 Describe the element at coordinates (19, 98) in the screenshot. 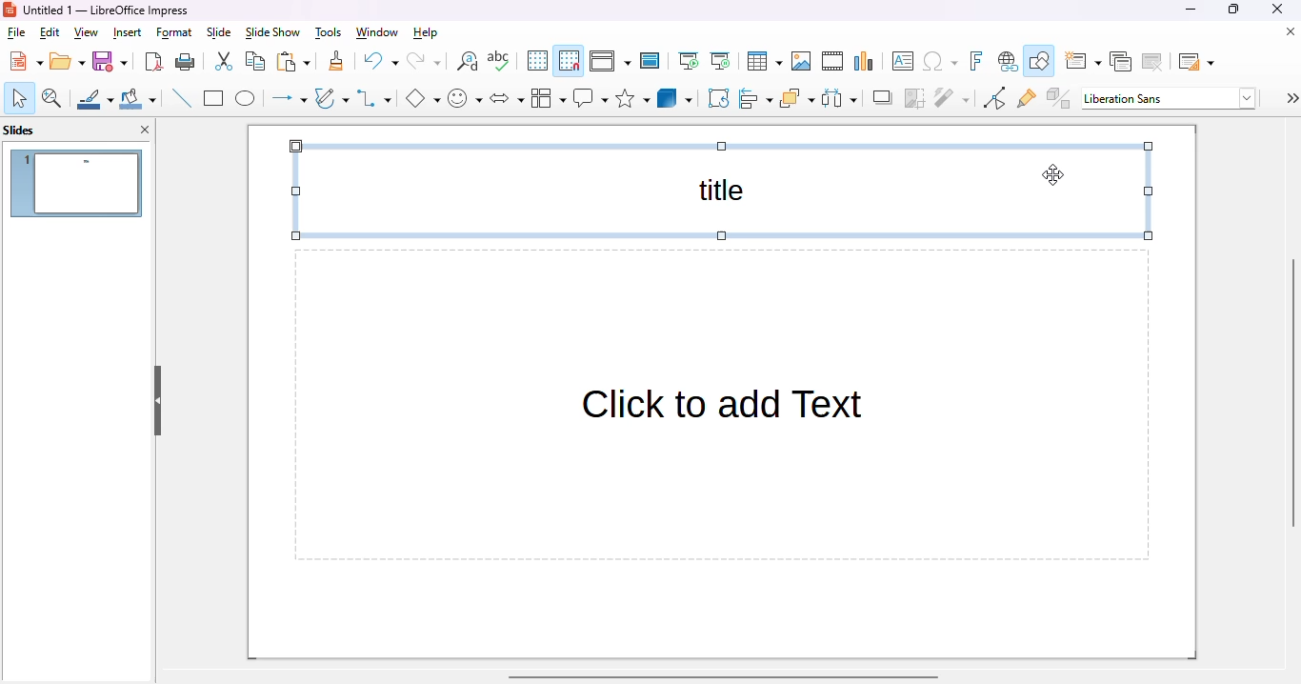

I see `select` at that location.